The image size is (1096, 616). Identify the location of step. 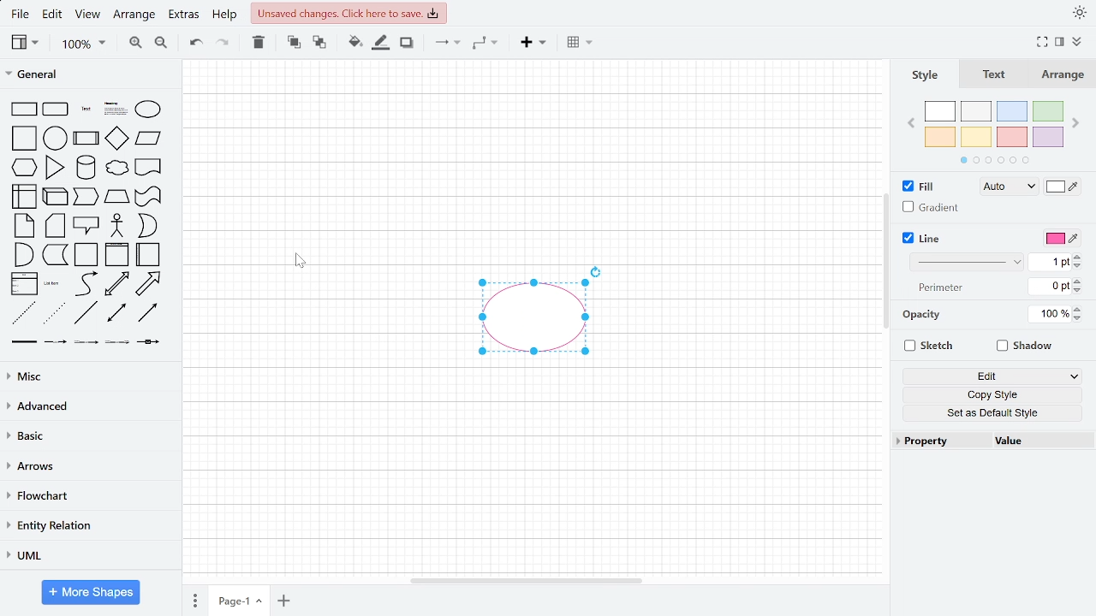
(86, 197).